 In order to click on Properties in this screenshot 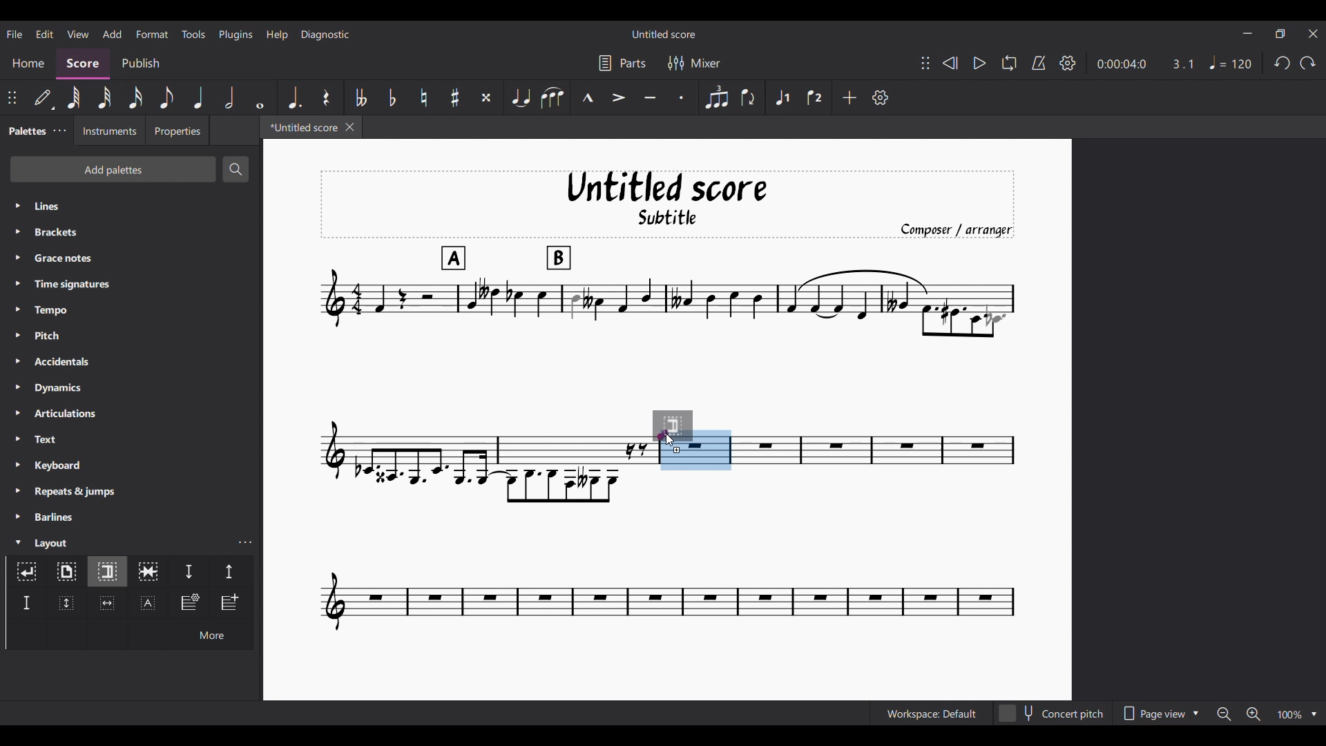, I will do `click(177, 130)`.